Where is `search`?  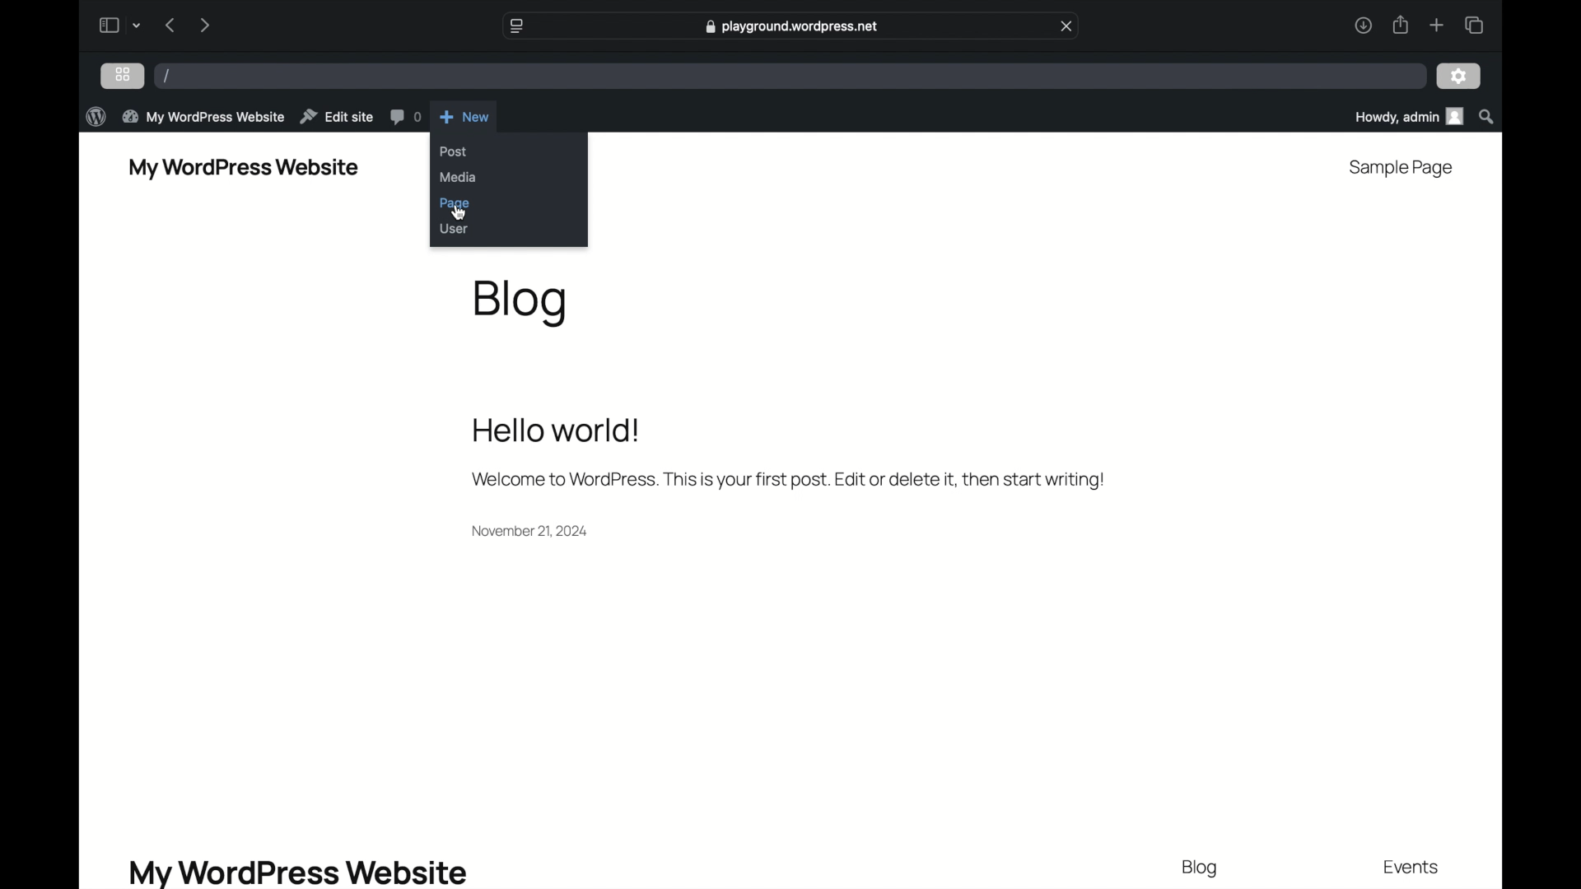
search is located at coordinates (1487, 116).